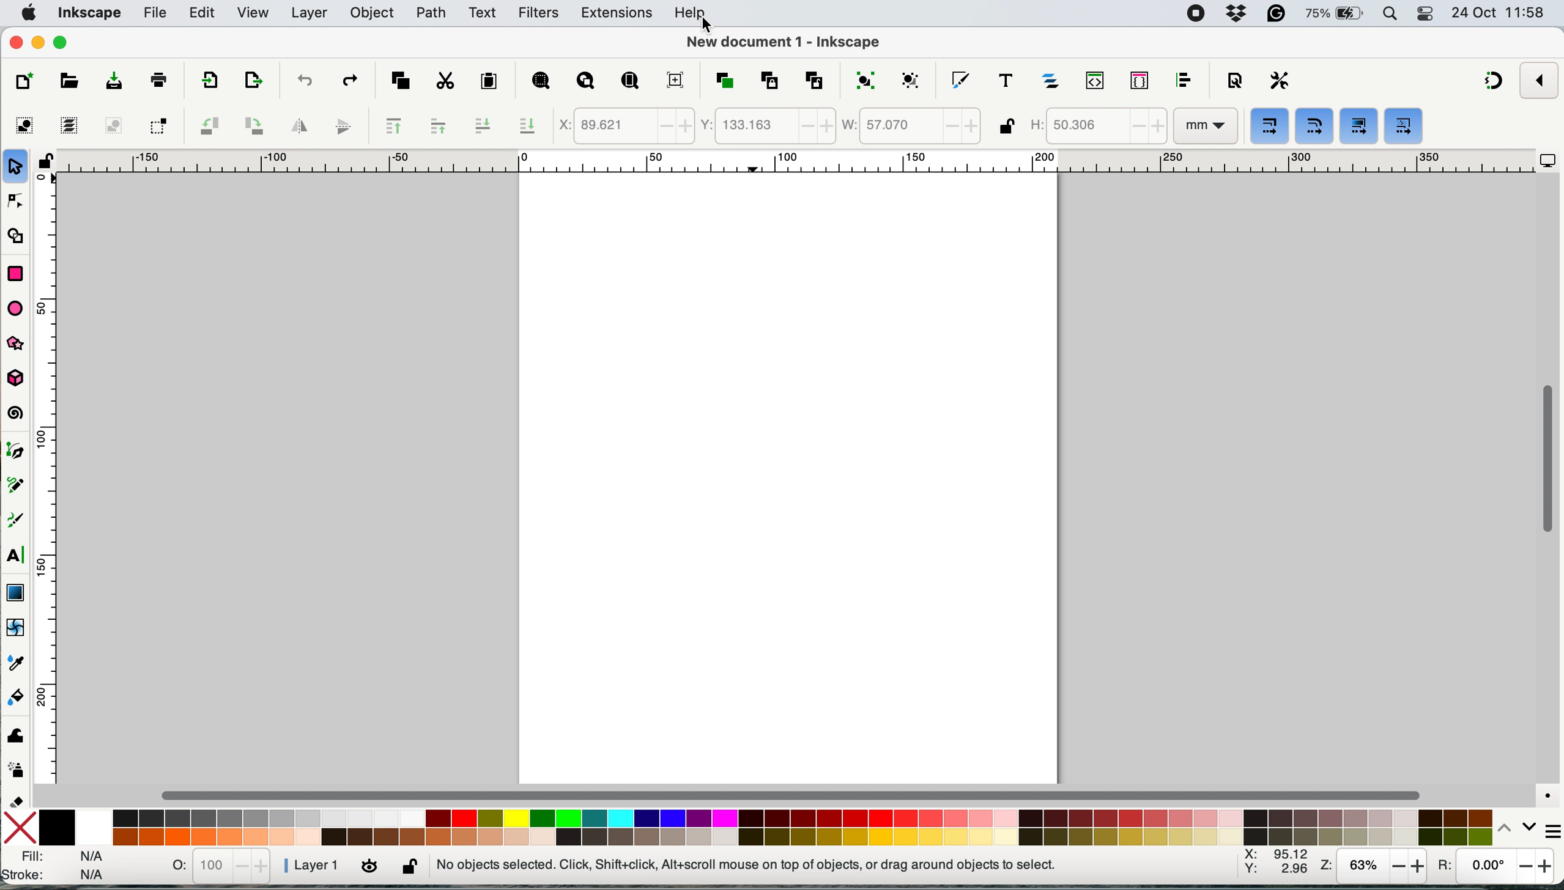  Describe the element at coordinates (306, 79) in the screenshot. I see `undo` at that location.